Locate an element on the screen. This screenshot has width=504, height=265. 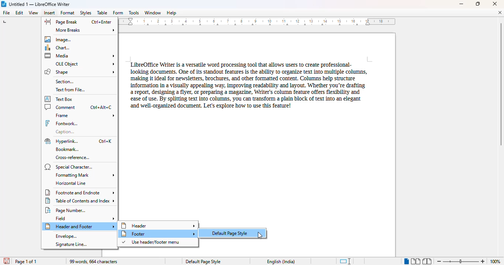
ruler is located at coordinates (258, 22).